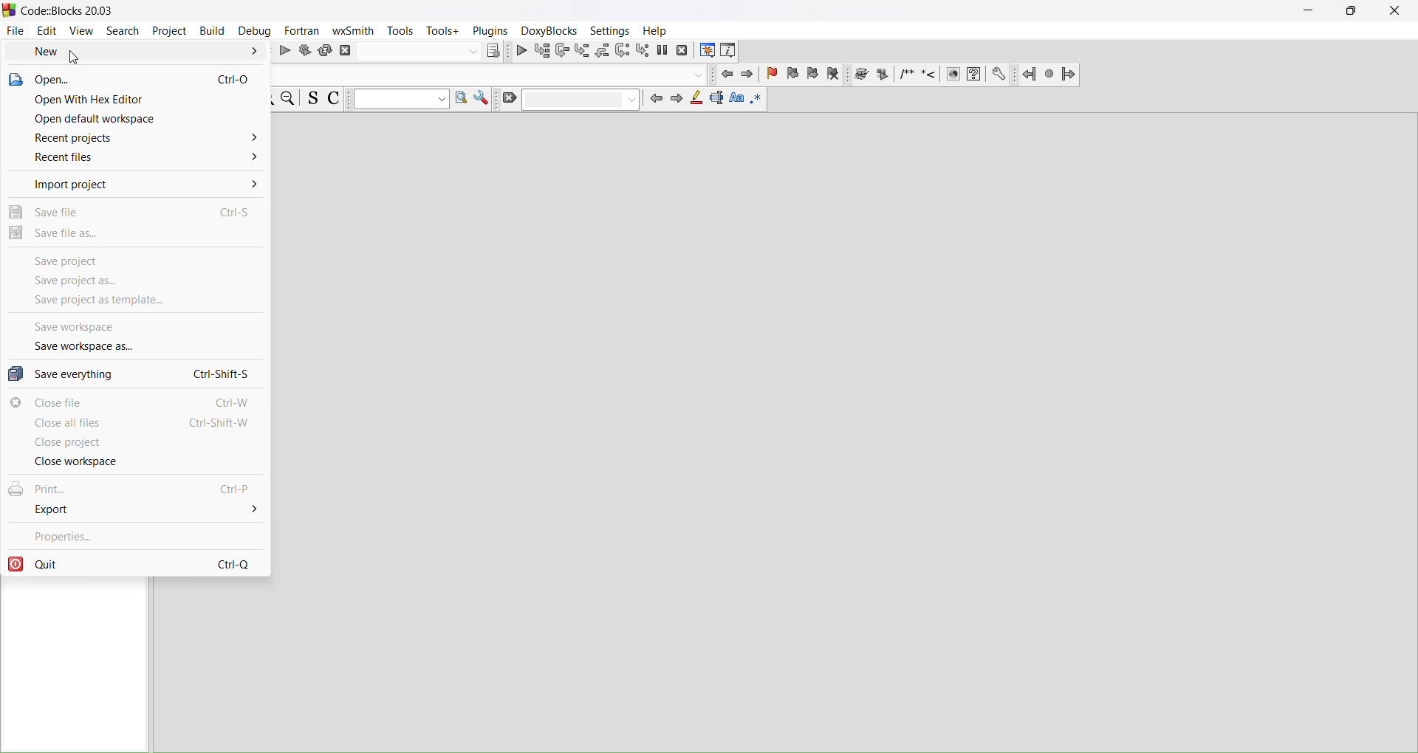 The width and height of the screenshot is (1418, 753). What do you see at coordinates (136, 52) in the screenshot?
I see `new` at bounding box center [136, 52].